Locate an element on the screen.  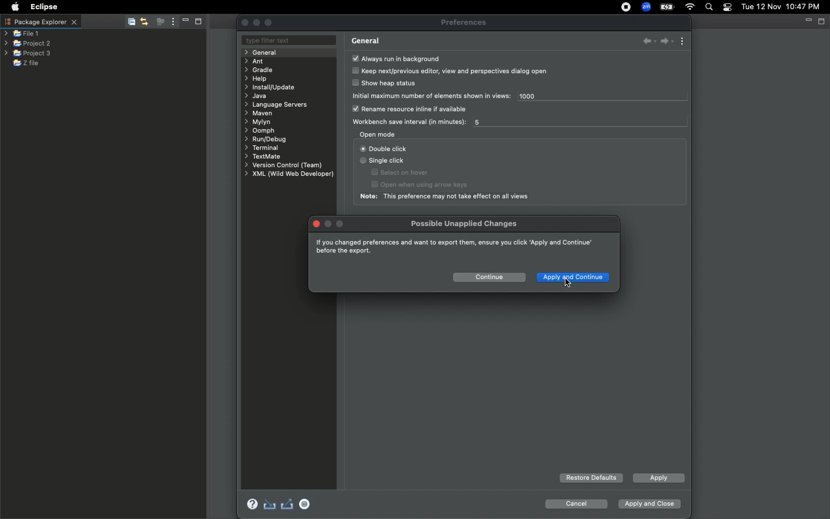
Record is located at coordinates (307, 504).